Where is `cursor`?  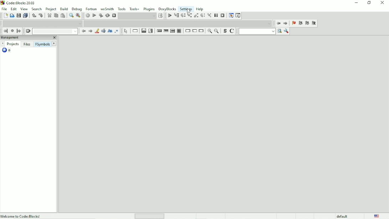 cursor is located at coordinates (189, 10).